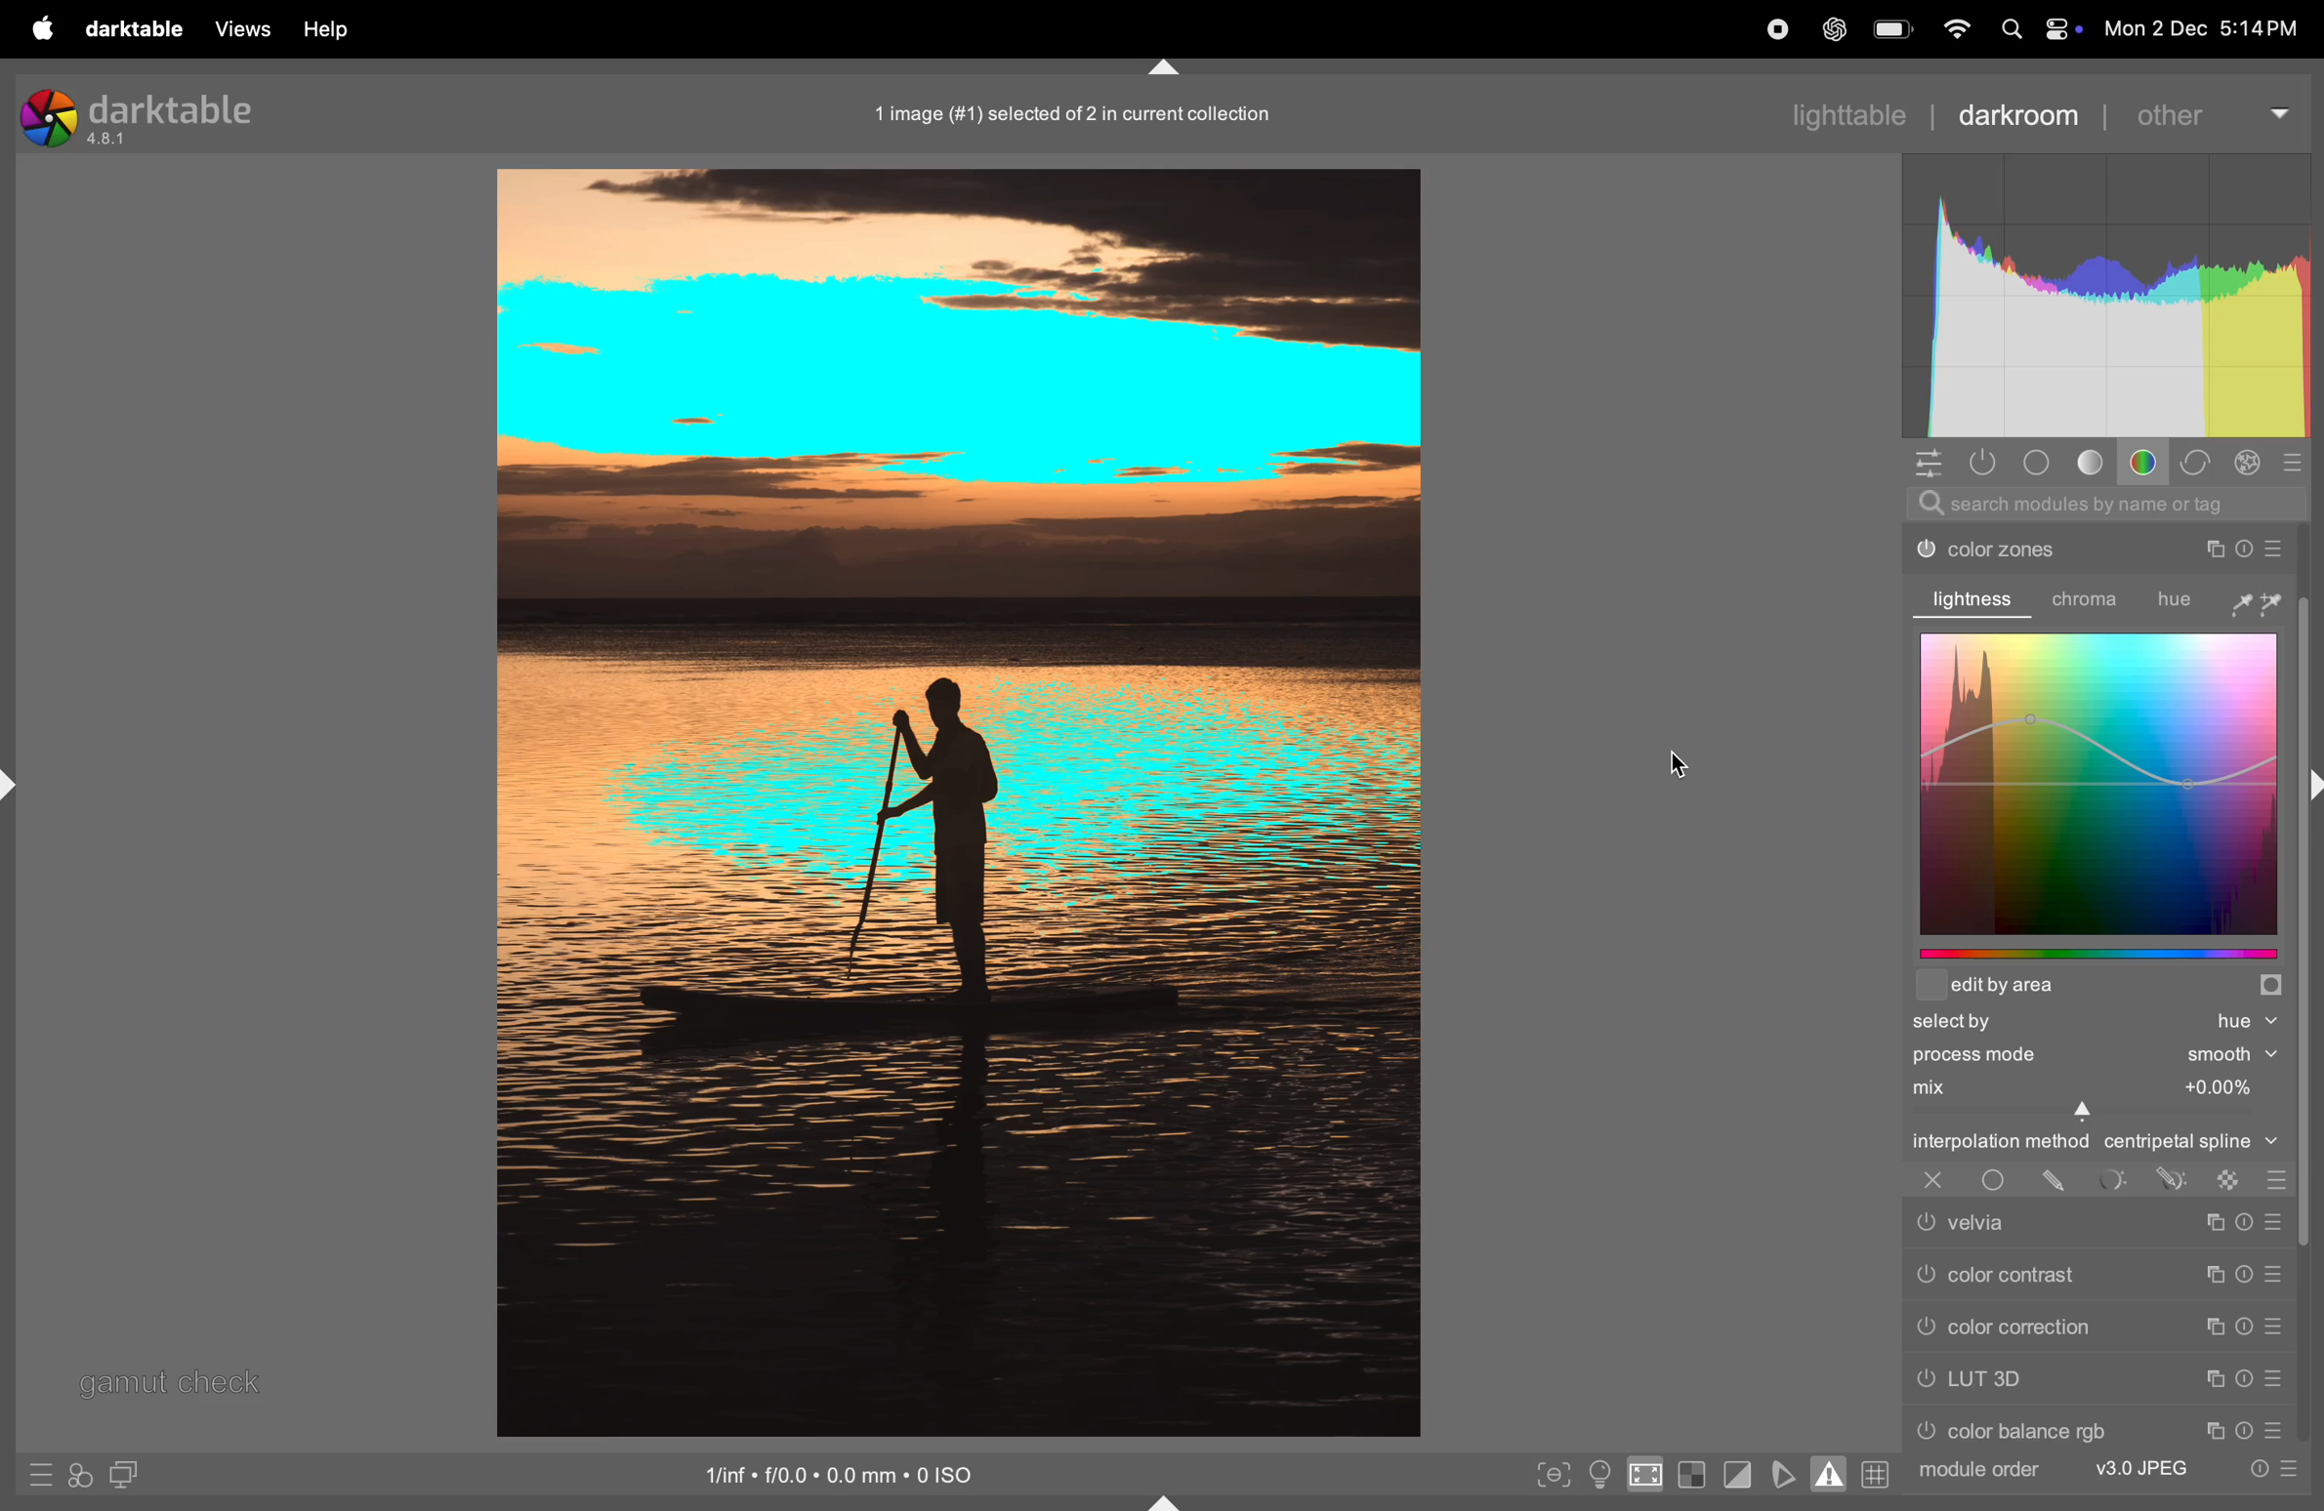 The image size is (2324, 1511). What do you see at coordinates (2216, 1379) in the screenshot?
I see `Copy` at bounding box center [2216, 1379].